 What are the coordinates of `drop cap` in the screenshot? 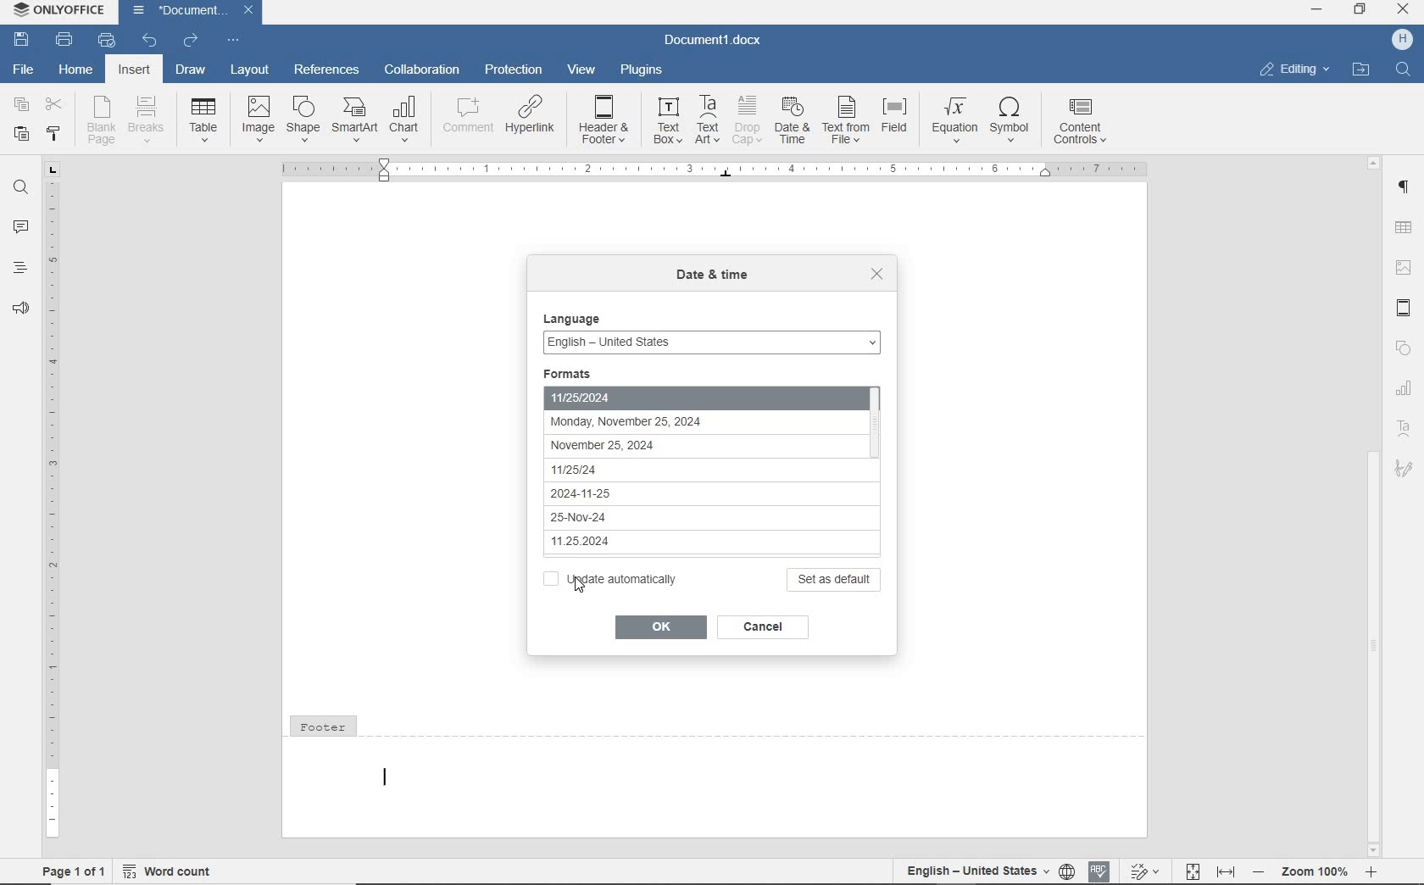 It's located at (748, 120).